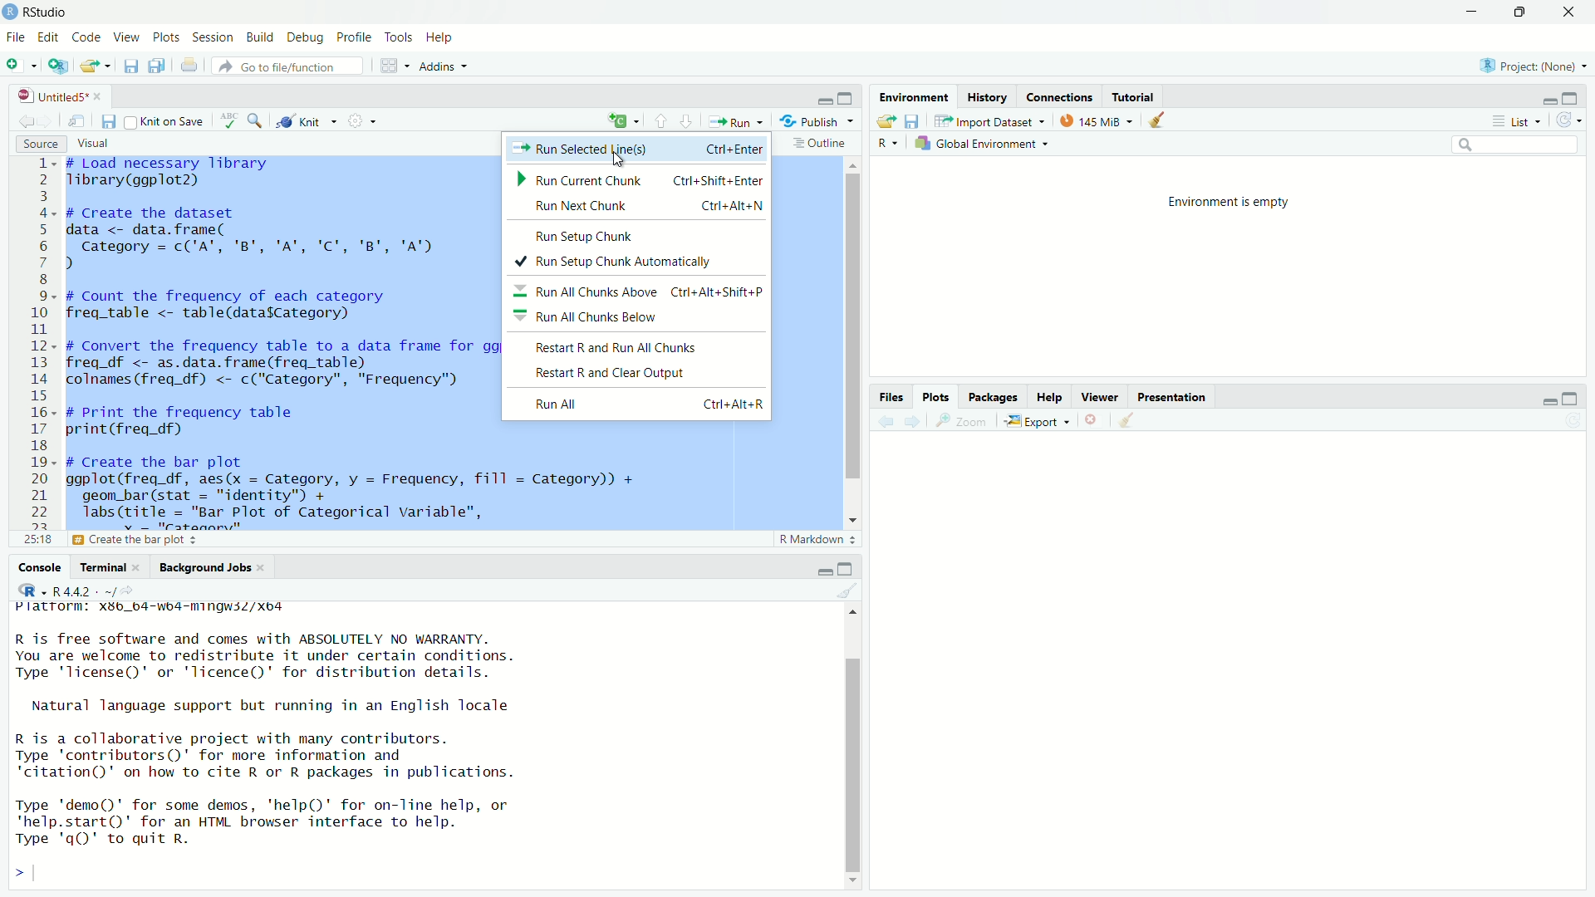 The image size is (1595, 897). What do you see at coordinates (824, 572) in the screenshot?
I see `minimize` at bounding box center [824, 572].